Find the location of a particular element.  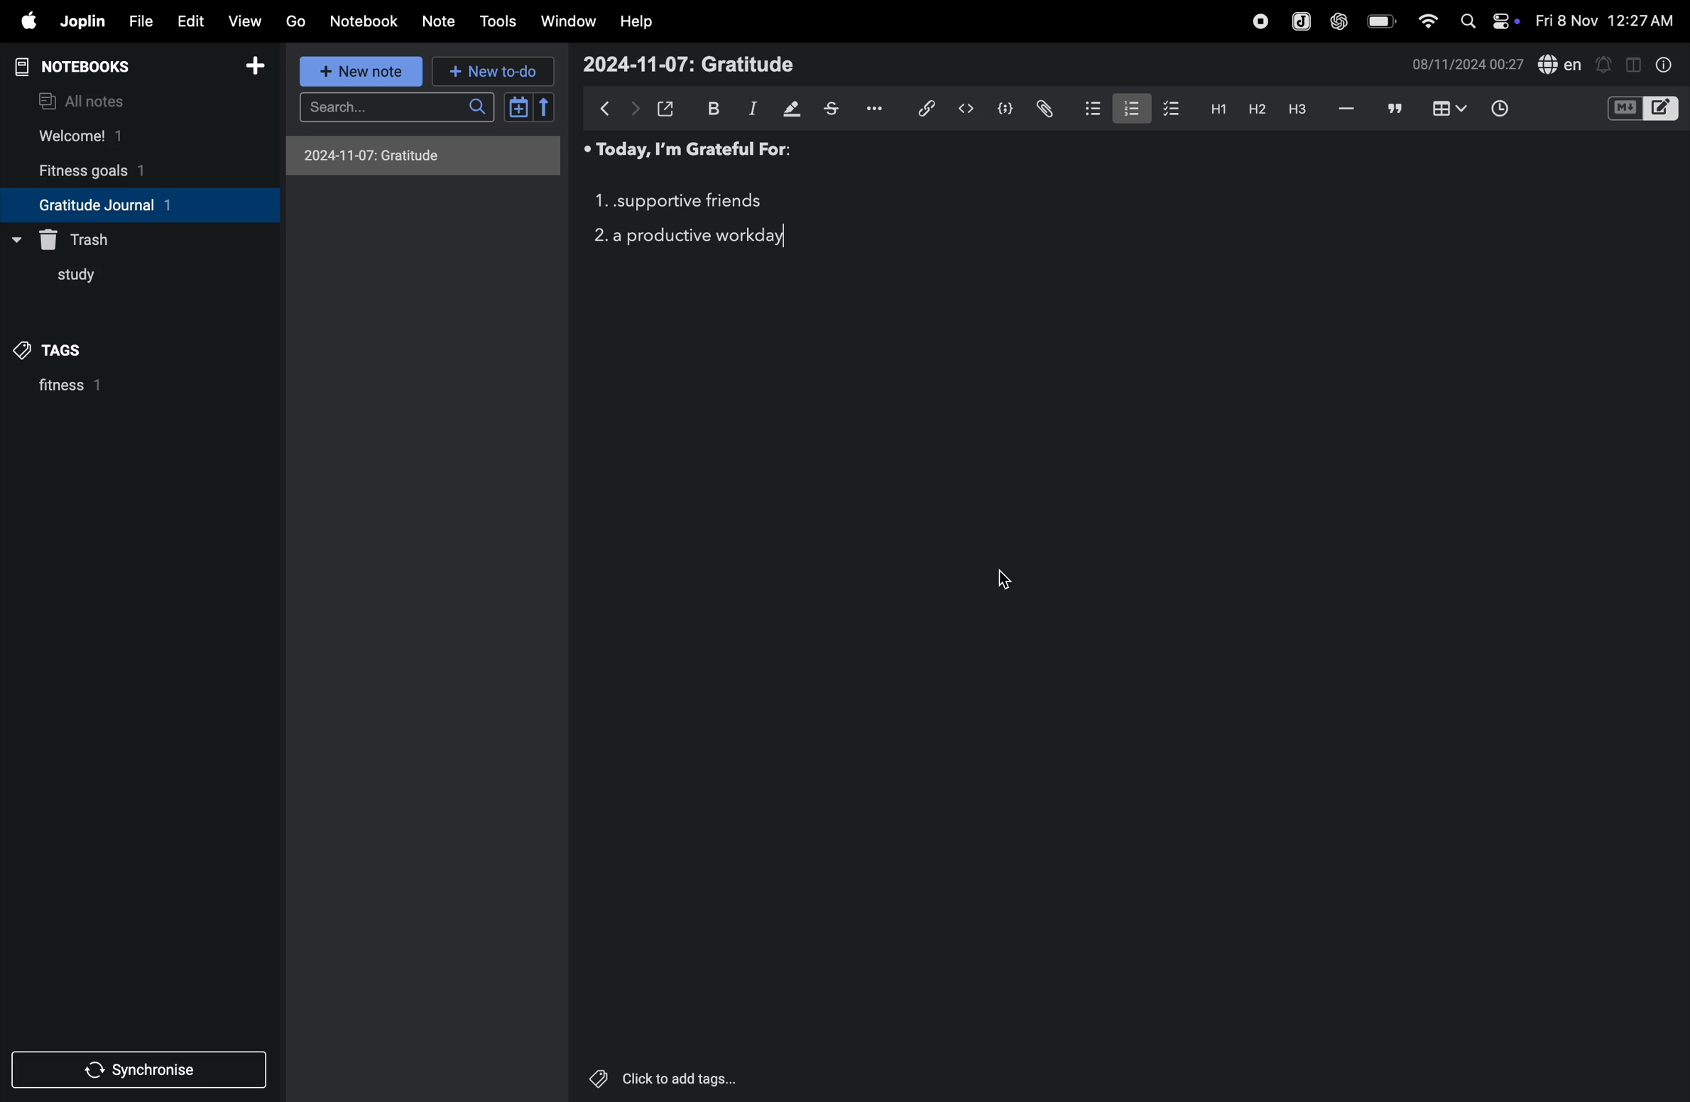

all notes is located at coordinates (86, 100).